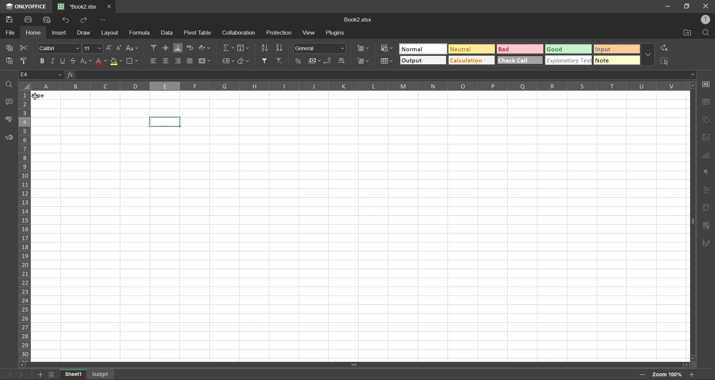 The image size is (715, 380). Describe the element at coordinates (568, 49) in the screenshot. I see `good` at that location.